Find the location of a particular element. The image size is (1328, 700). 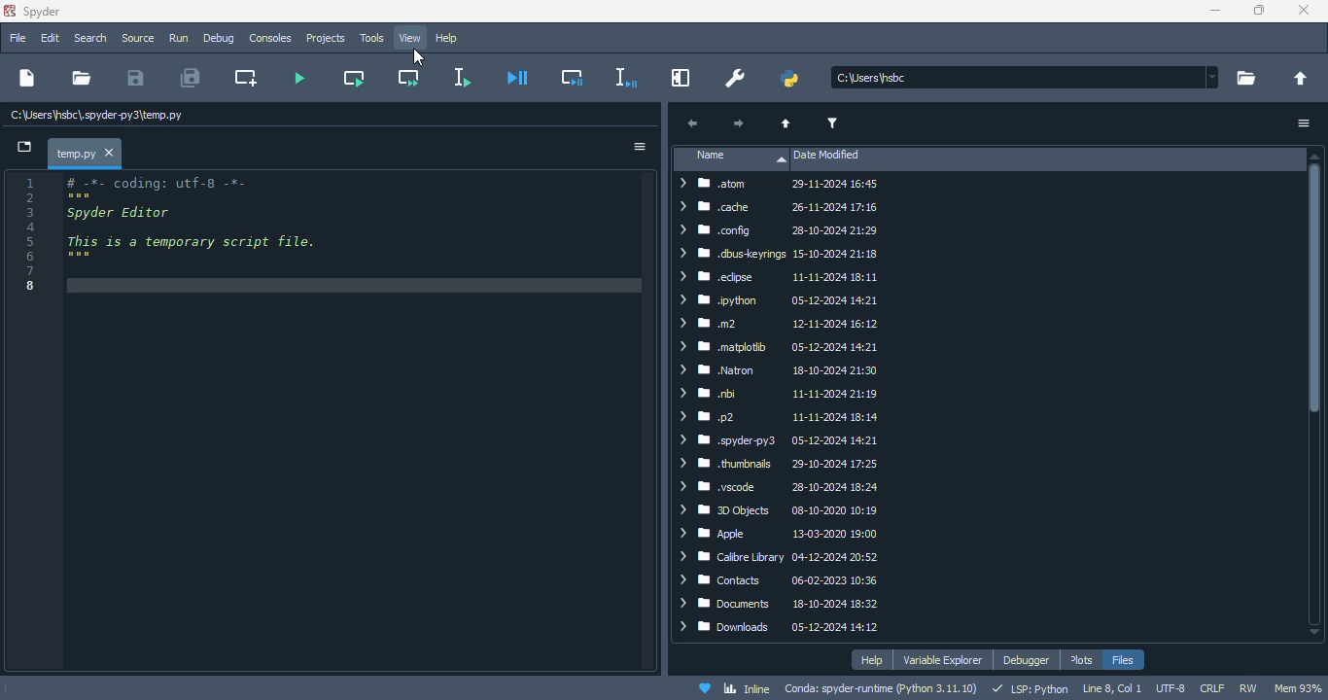

Natron is located at coordinates (778, 370).